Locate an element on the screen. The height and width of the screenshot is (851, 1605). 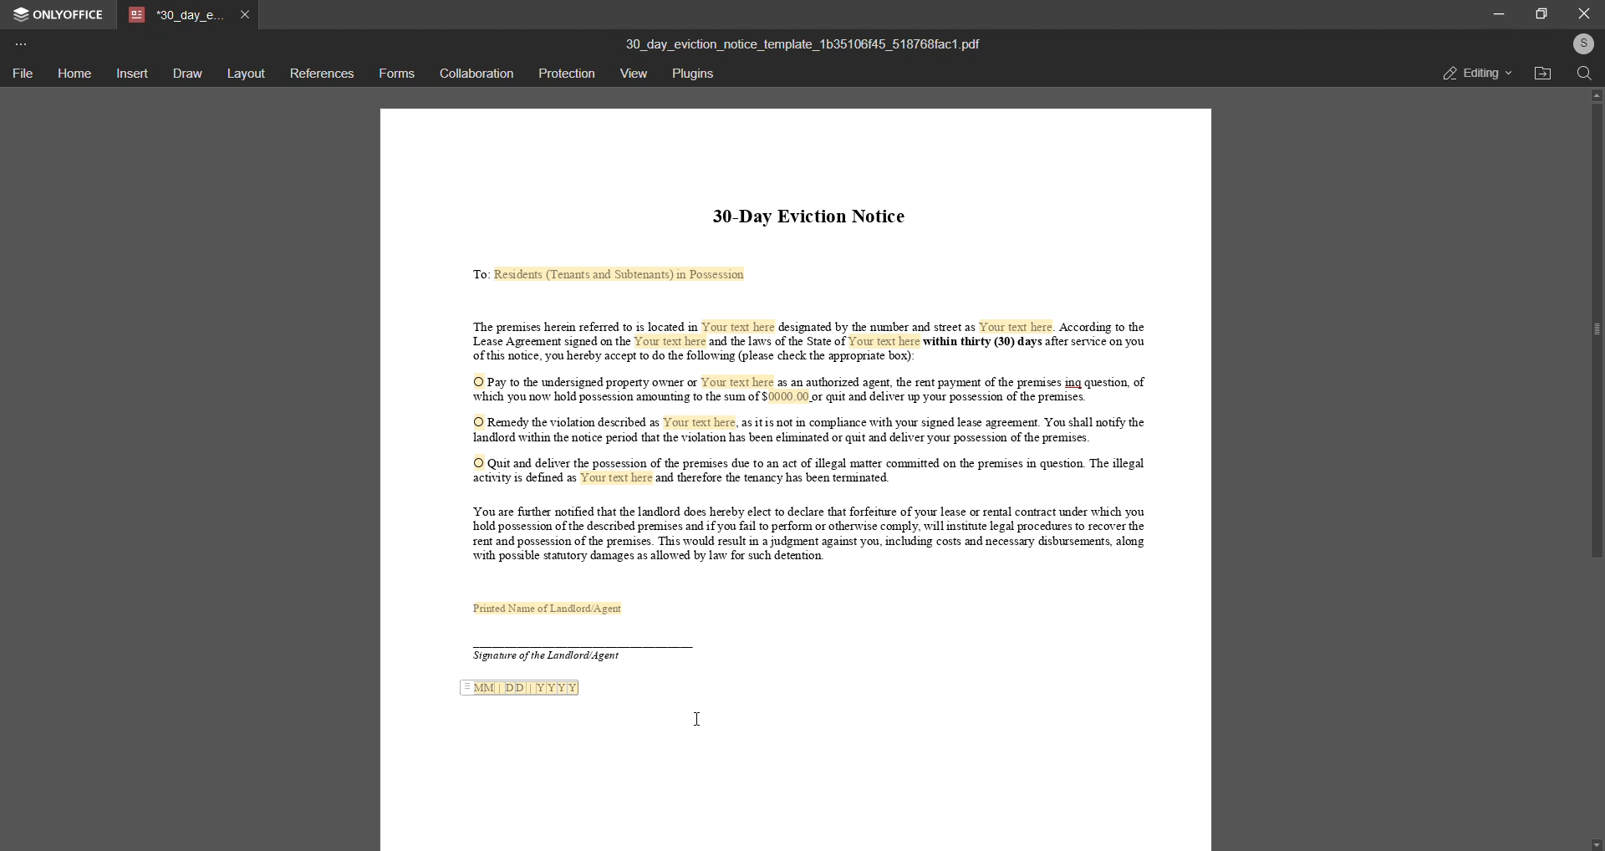
collaboration is located at coordinates (475, 74).